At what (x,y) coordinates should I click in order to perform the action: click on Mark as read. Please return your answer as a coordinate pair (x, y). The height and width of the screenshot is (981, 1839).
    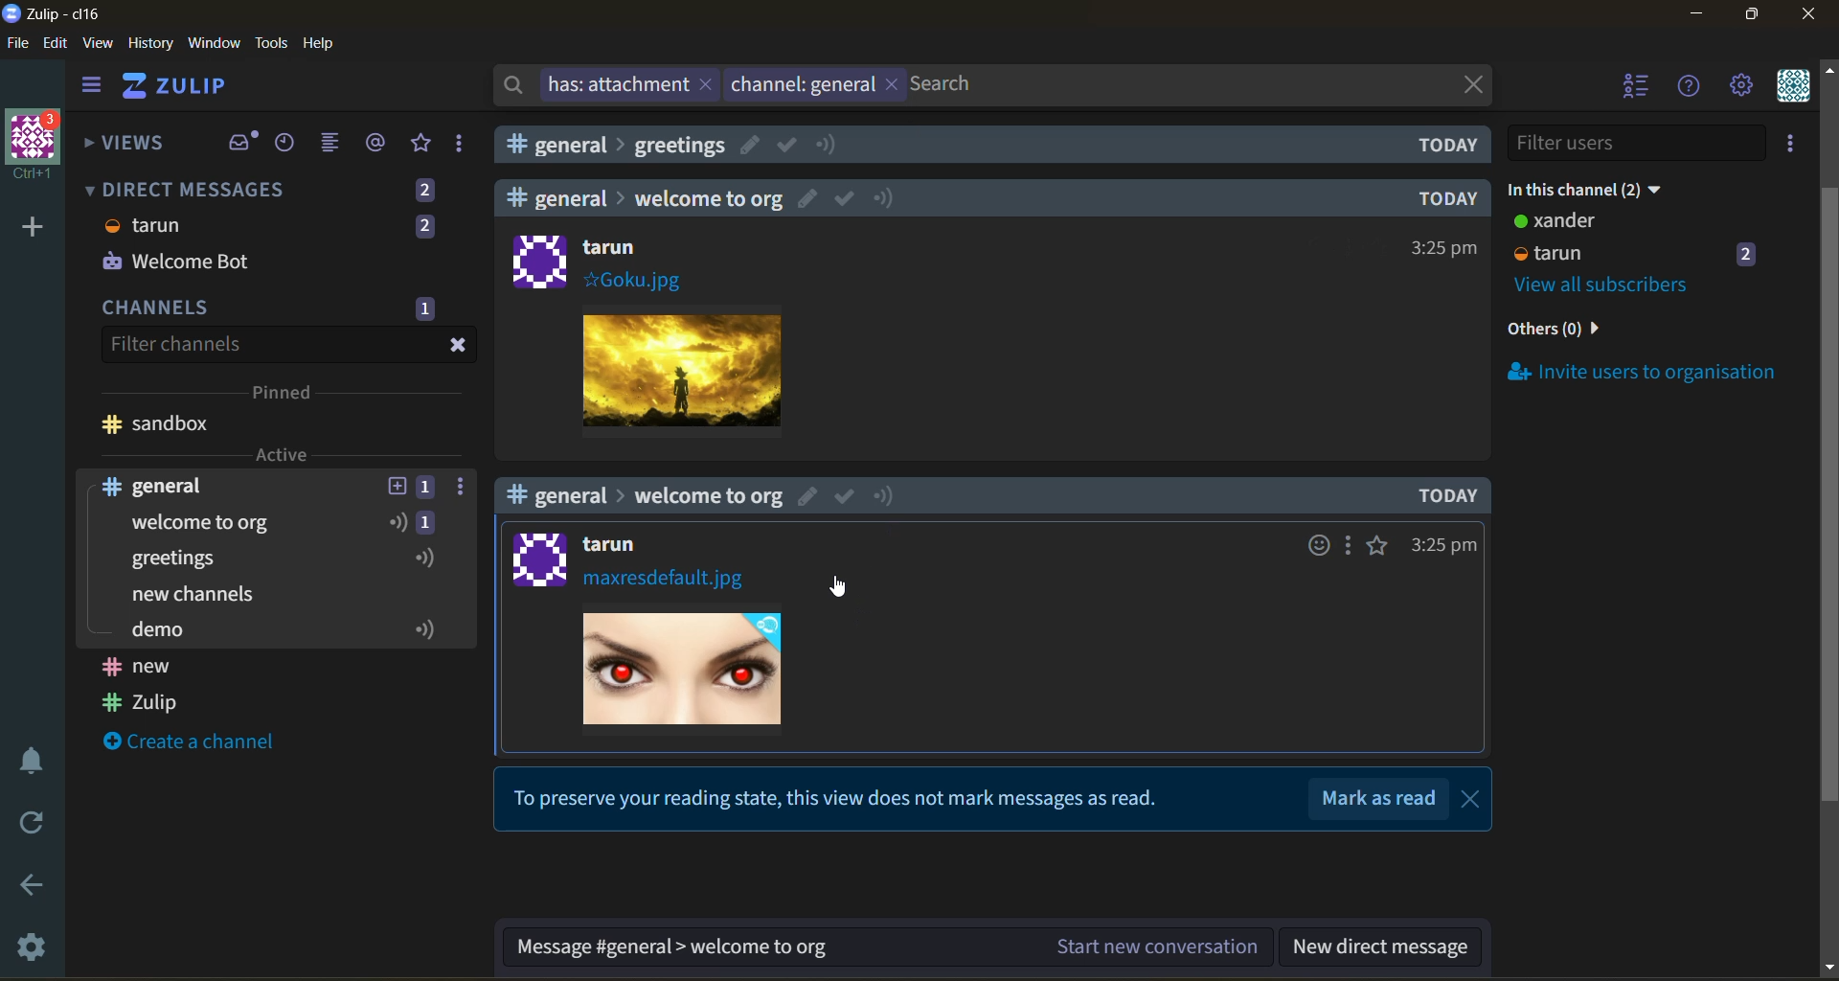
    Looking at the image, I should click on (1381, 797).